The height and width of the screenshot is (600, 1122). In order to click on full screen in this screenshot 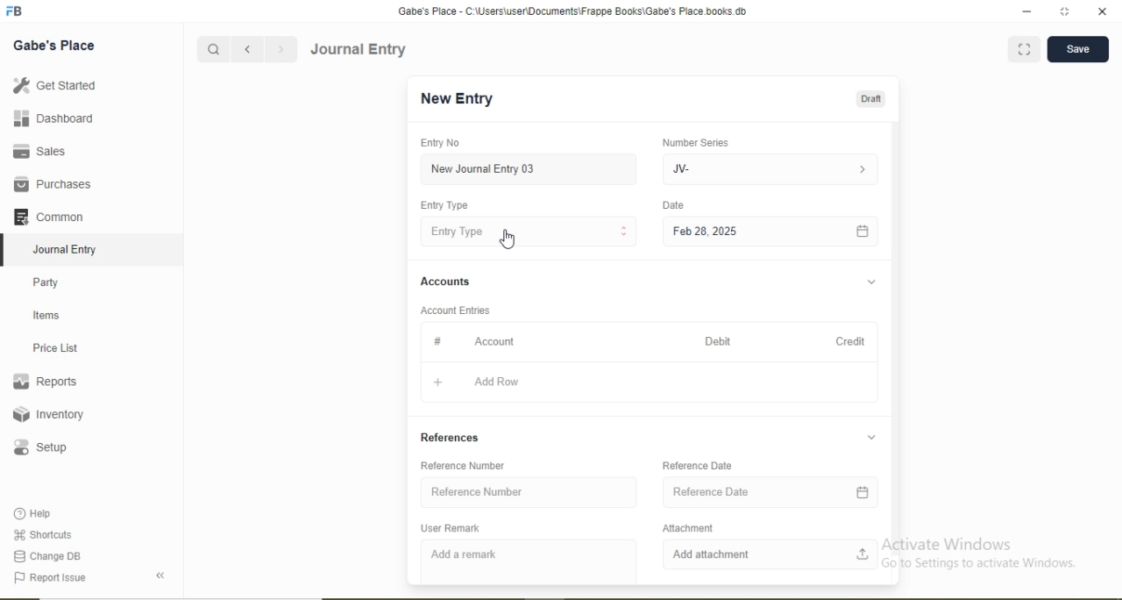, I will do `click(1065, 11)`.